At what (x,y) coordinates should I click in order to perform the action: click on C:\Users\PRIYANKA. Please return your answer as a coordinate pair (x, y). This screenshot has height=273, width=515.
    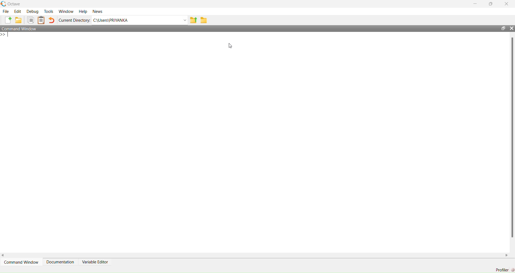
    Looking at the image, I should click on (111, 21).